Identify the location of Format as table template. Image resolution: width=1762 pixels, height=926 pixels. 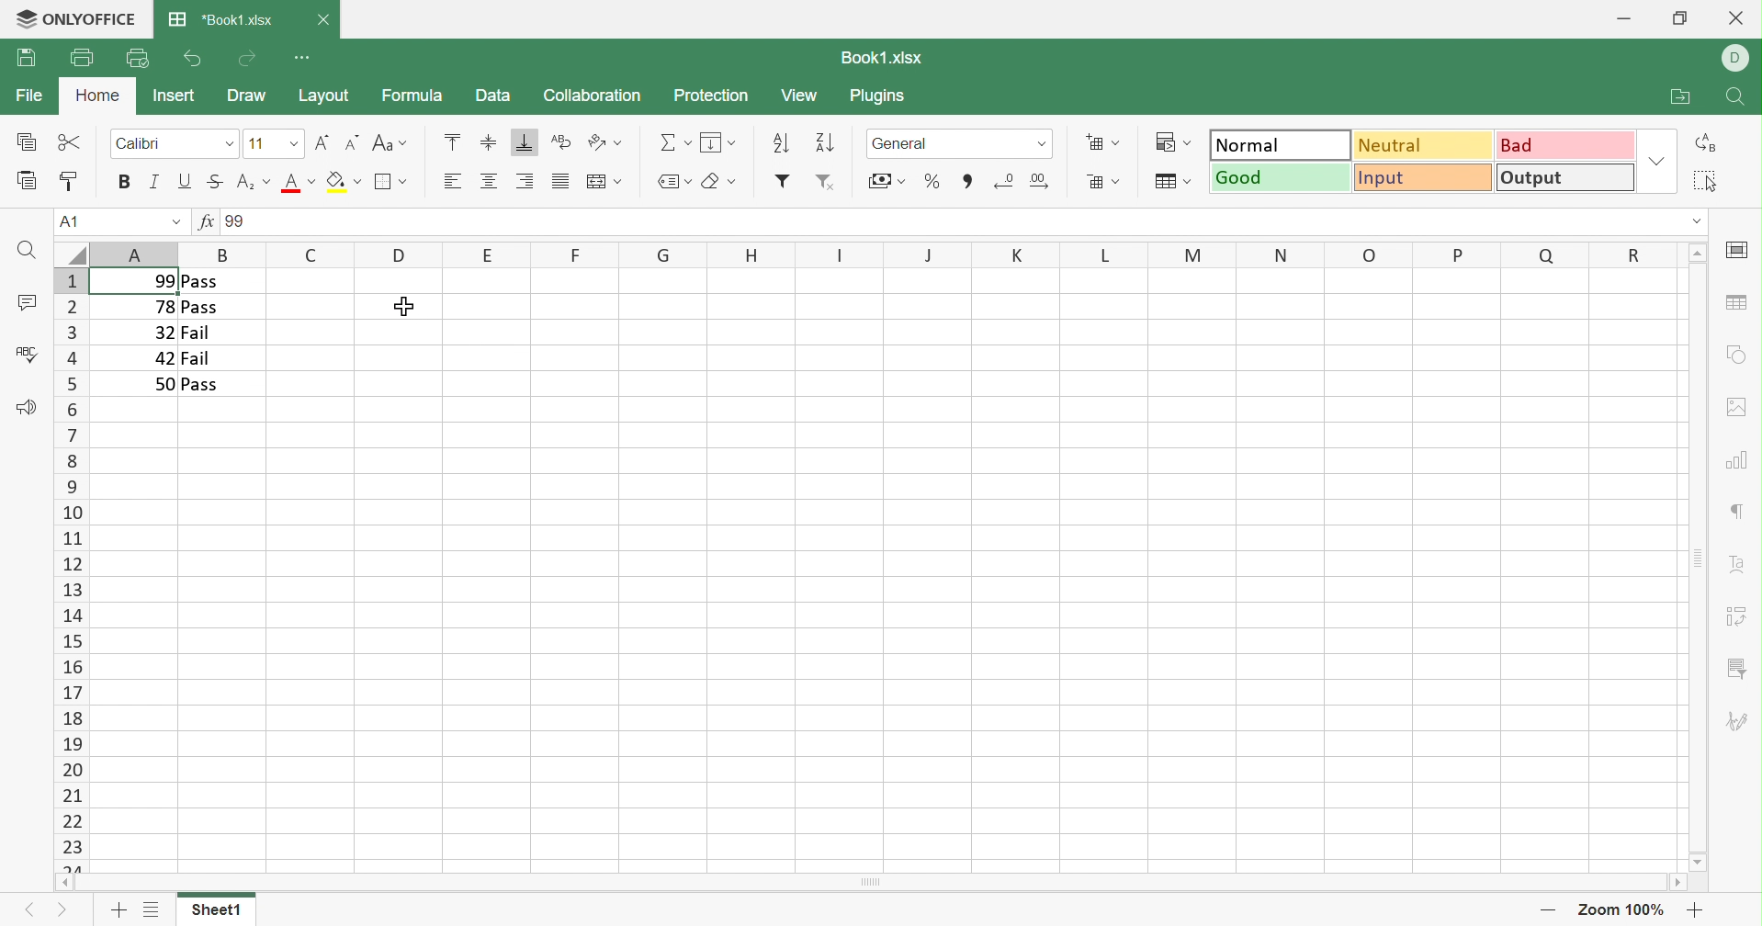
(1170, 182).